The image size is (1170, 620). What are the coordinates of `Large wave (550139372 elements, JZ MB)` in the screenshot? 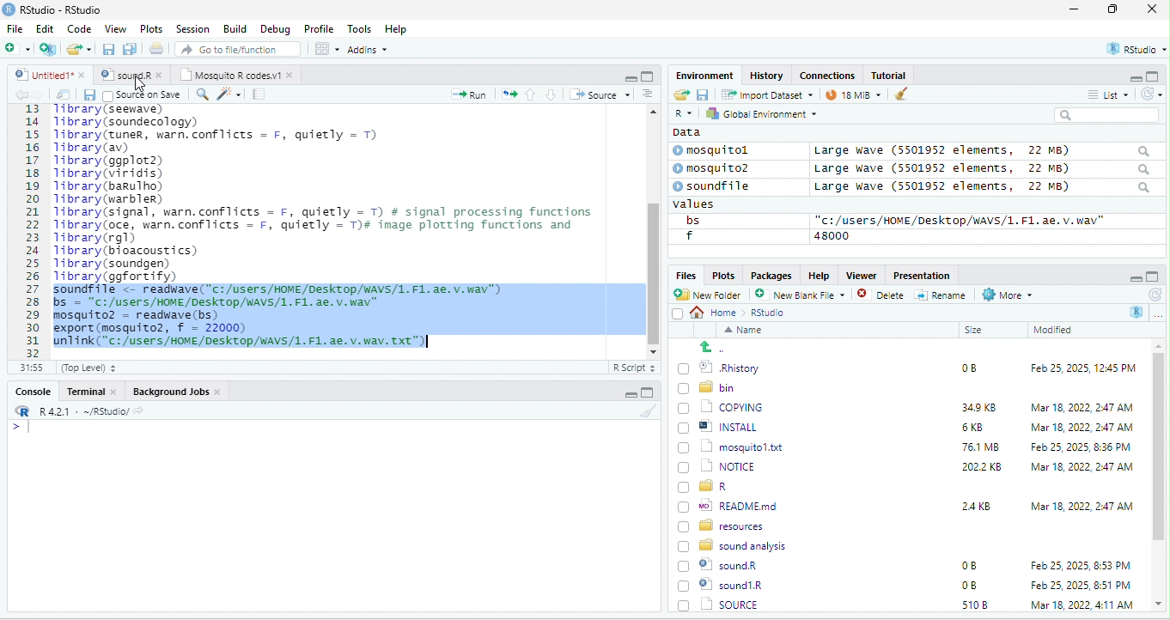 It's located at (984, 168).